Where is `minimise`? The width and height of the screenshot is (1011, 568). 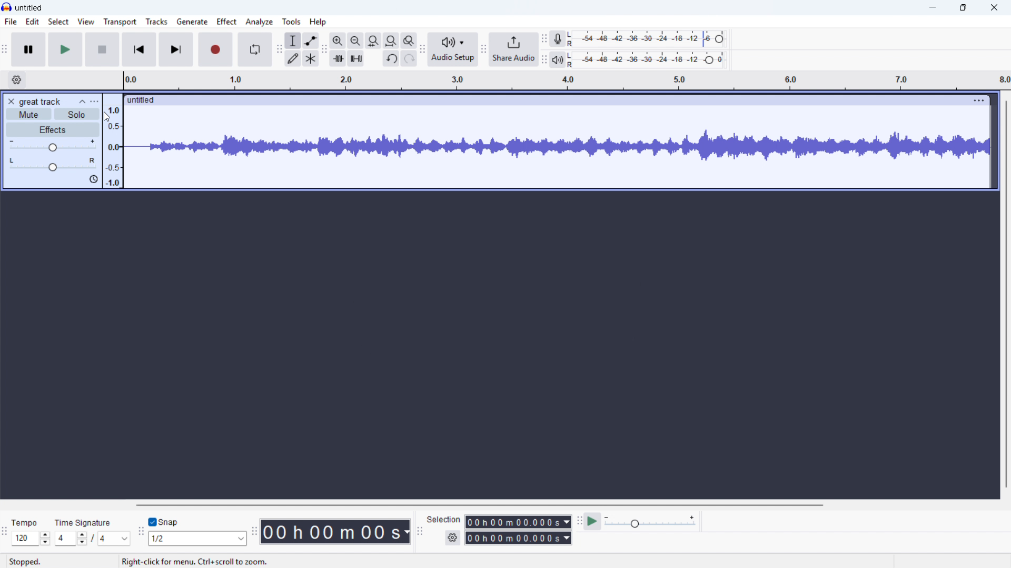 minimise is located at coordinates (934, 8).